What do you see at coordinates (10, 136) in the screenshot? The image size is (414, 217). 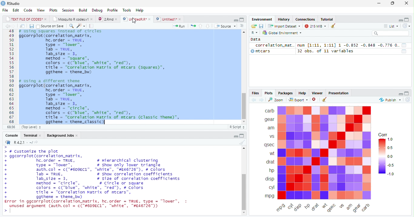 I see `‘Console` at bounding box center [10, 136].